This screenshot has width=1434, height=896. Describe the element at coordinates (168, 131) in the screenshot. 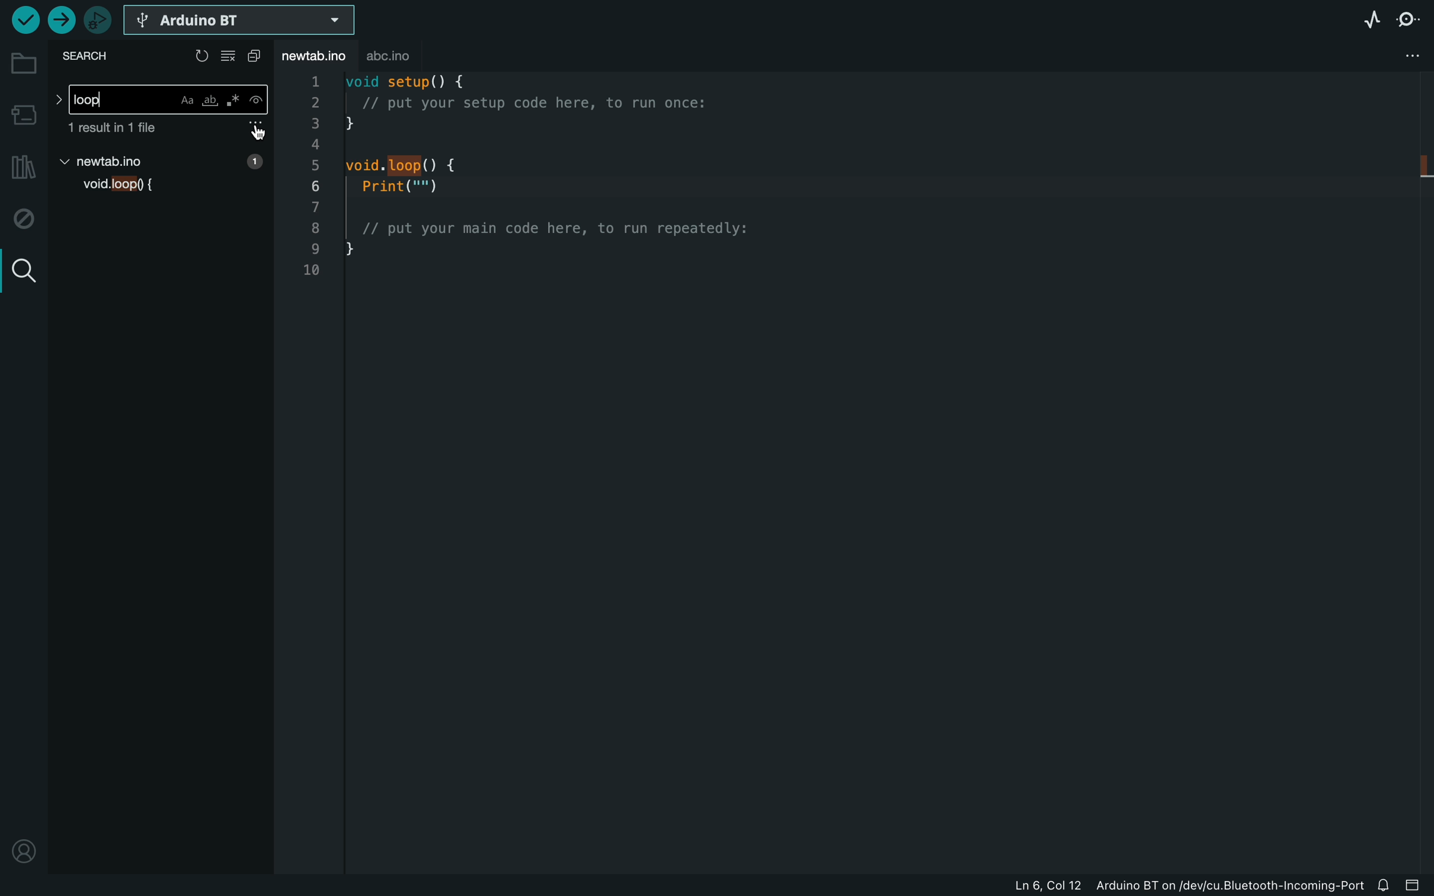

I see `file ` at that location.